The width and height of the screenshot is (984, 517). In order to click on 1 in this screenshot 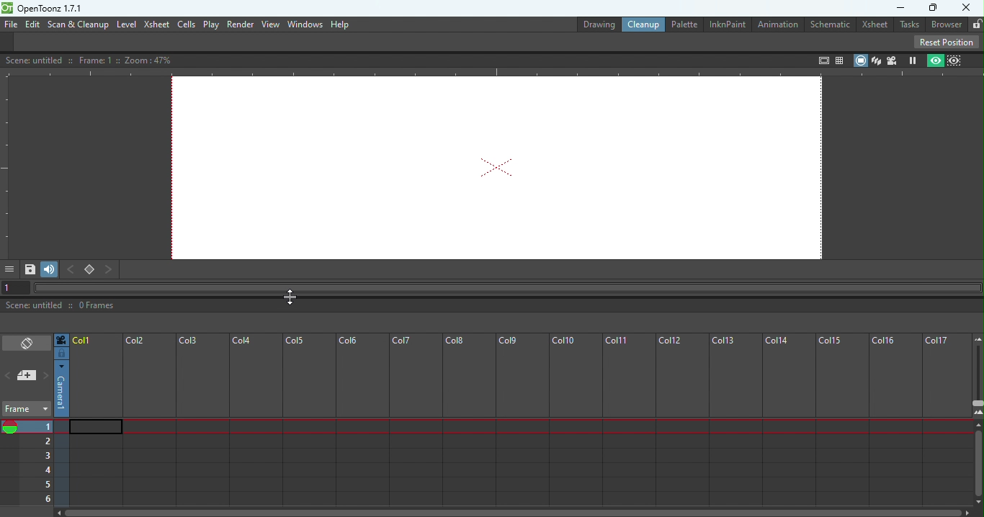, I will do `click(11, 287)`.